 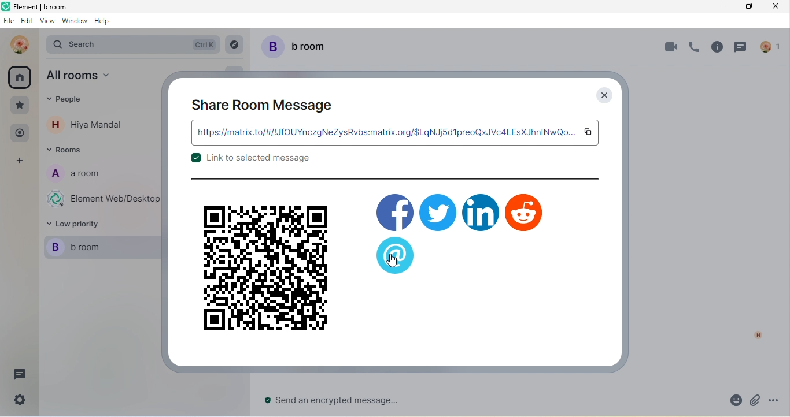 I want to click on favourite, so click(x=20, y=105).